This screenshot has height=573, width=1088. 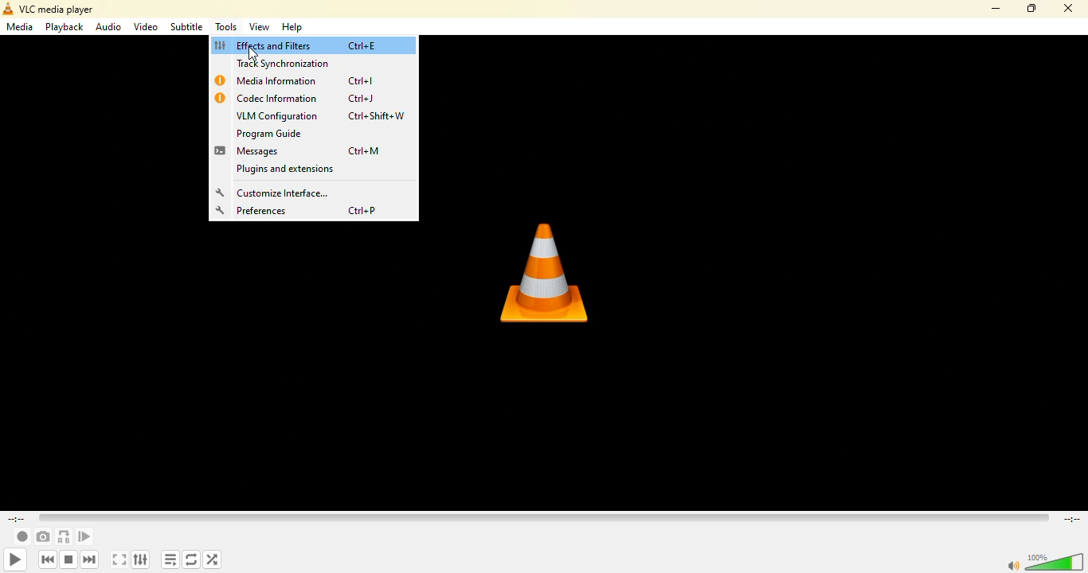 What do you see at coordinates (271, 151) in the screenshot?
I see `messages` at bounding box center [271, 151].